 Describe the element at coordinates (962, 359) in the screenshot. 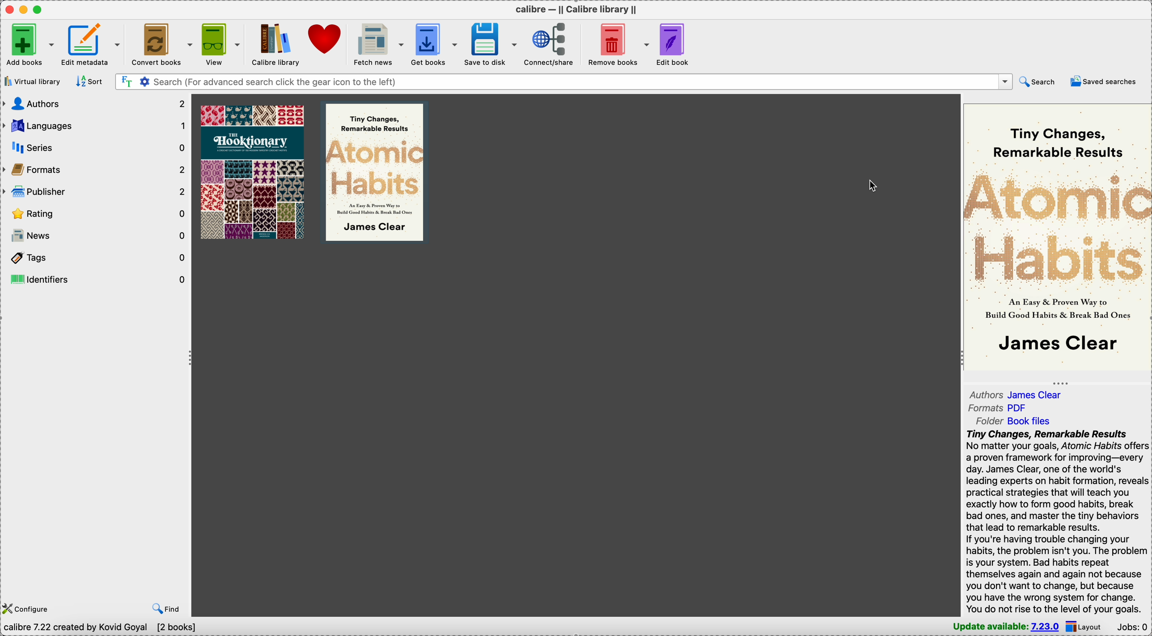

I see `toggle expand/contract` at that location.